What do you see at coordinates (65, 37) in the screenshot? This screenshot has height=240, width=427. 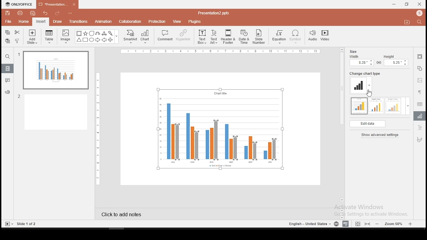 I see `image` at bounding box center [65, 37].